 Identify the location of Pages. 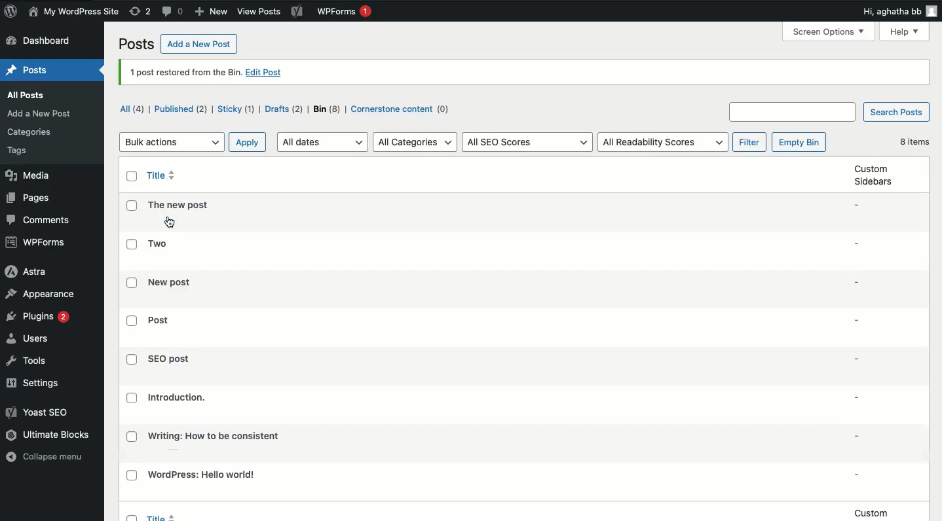
(28, 199).